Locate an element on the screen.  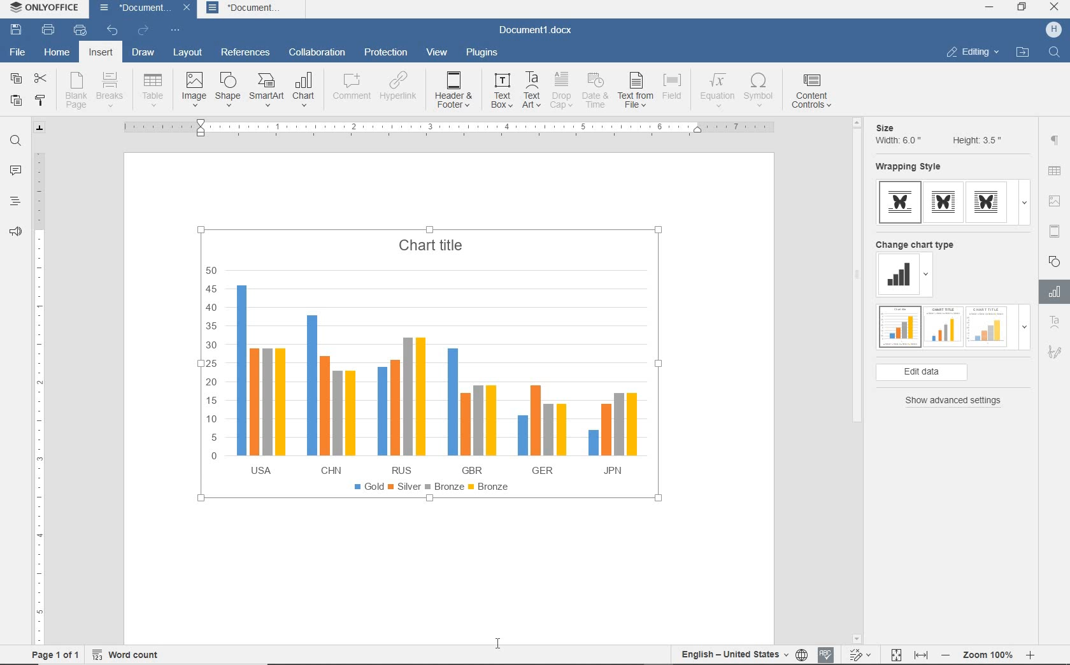
view is located at coordinates (438, 52).